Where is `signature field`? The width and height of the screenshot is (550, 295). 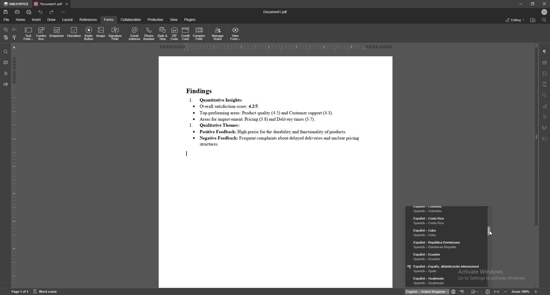 signature field is located at coordinates (115, 34).